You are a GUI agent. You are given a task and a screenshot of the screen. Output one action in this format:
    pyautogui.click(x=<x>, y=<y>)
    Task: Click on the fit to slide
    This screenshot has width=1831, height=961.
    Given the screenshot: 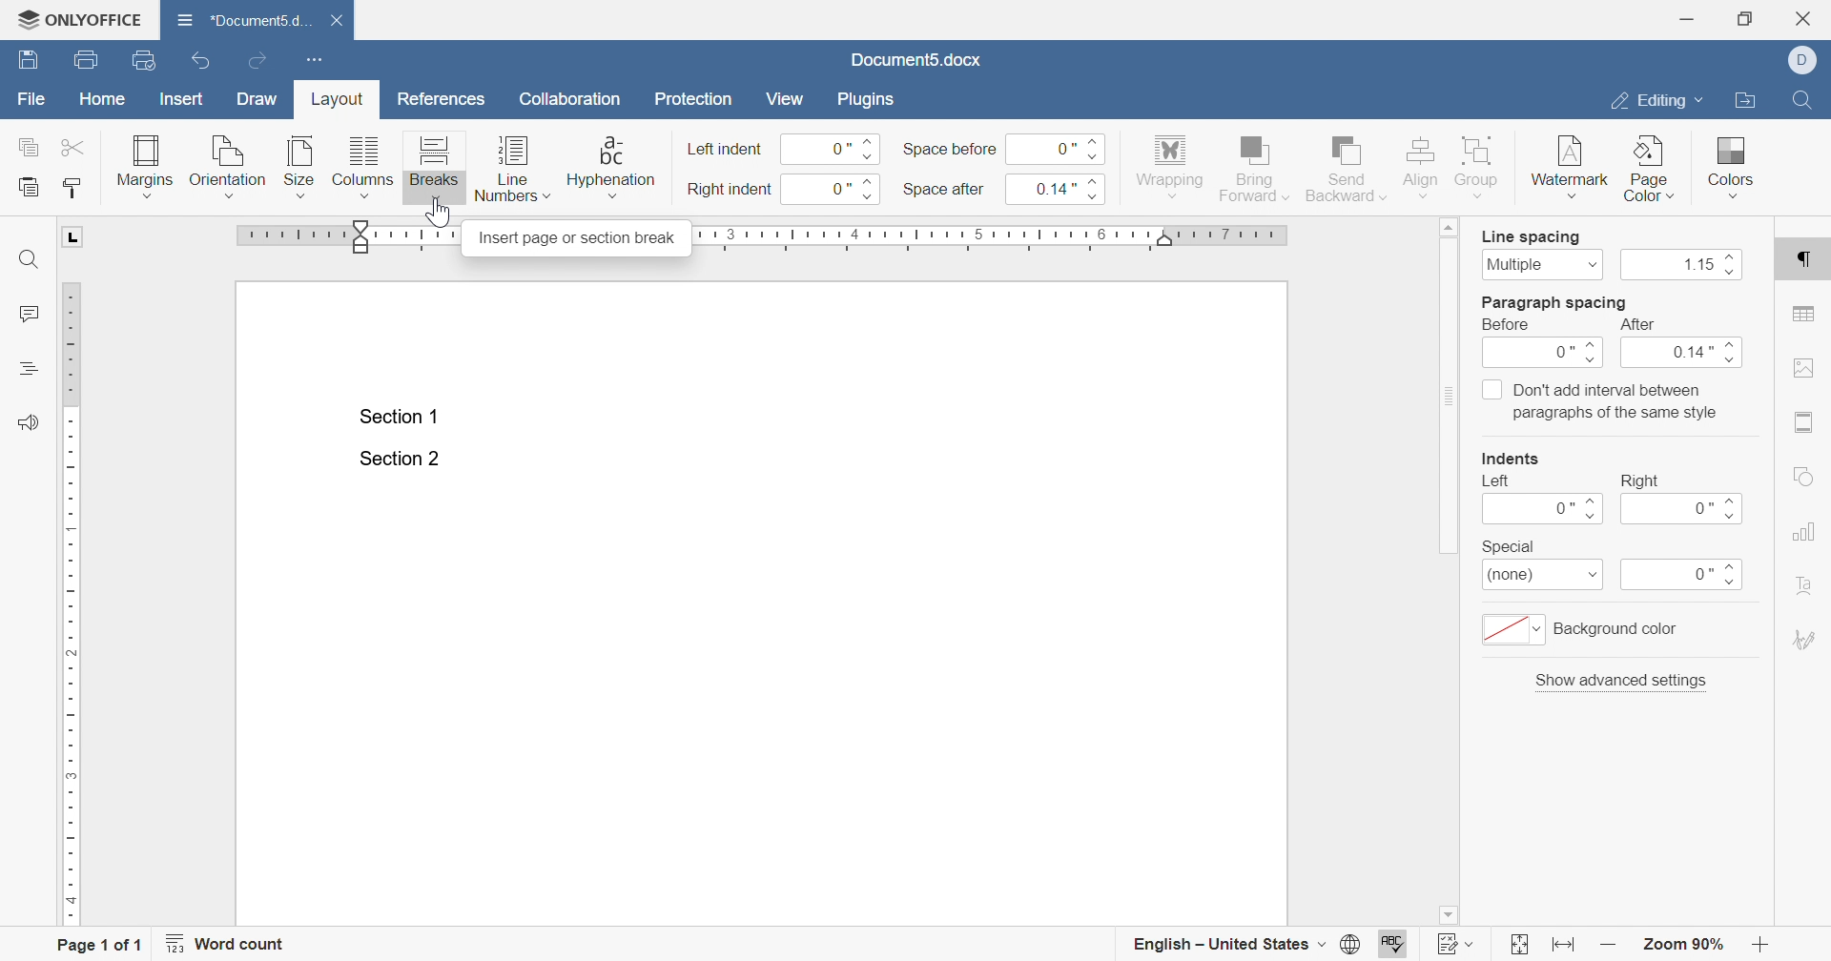 What is the action you would take?
    pyautogui.click(x=1519, y=945)
    